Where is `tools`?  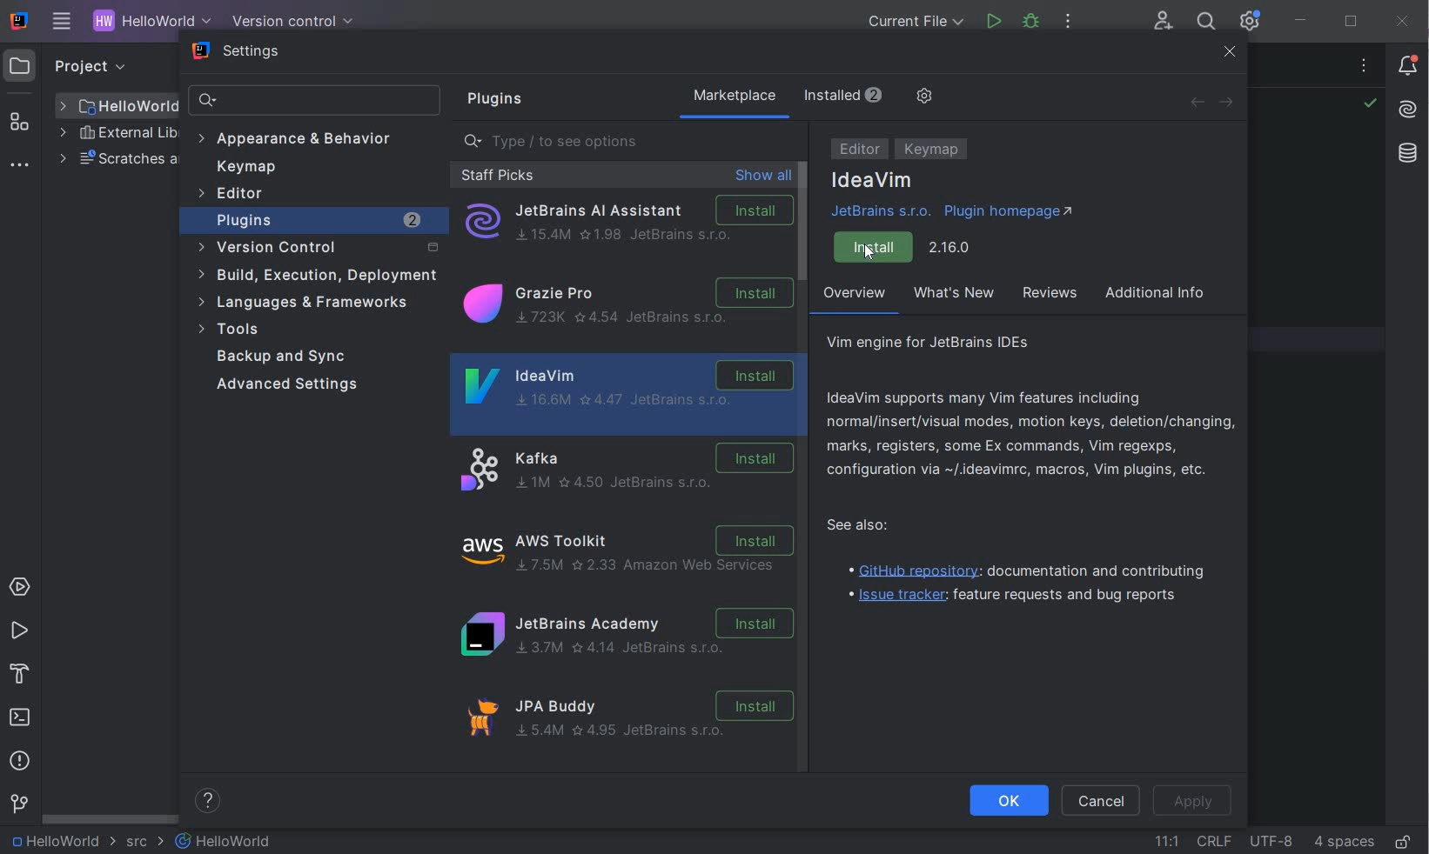 tools is located at coordinates (308, 330).